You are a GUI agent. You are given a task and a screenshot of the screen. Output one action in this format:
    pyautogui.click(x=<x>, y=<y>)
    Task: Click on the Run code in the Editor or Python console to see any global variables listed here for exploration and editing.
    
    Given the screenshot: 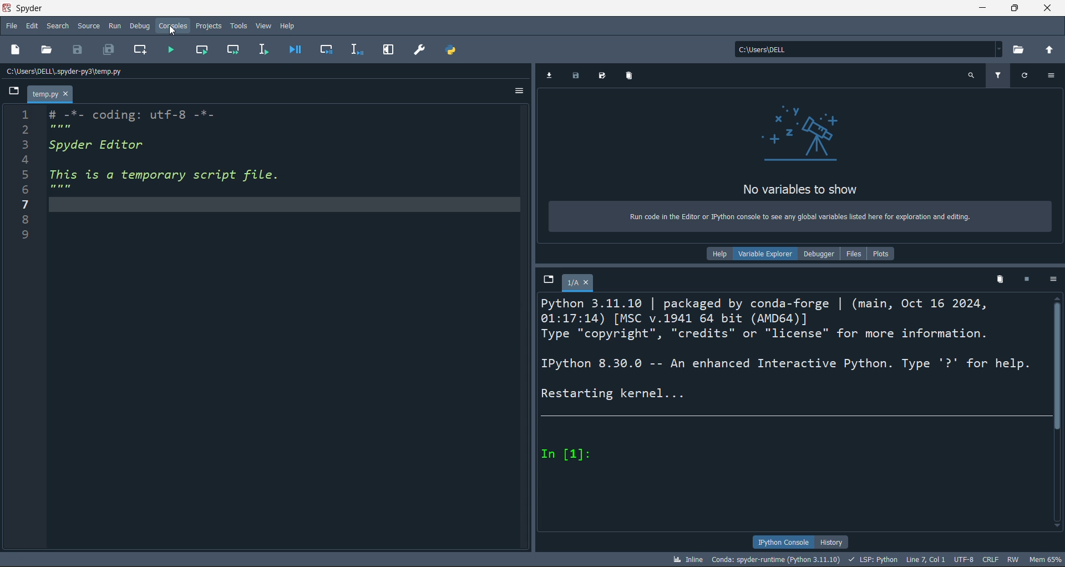 What is the action you would take?
    pyautogui.click(x=799, y=219)
    